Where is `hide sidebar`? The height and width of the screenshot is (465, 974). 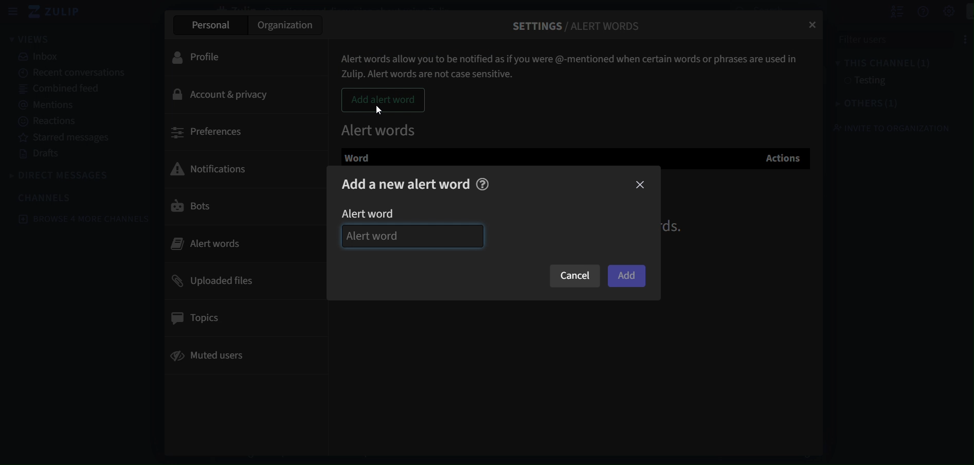
hide sidebar is located at coordinates (13, 13).